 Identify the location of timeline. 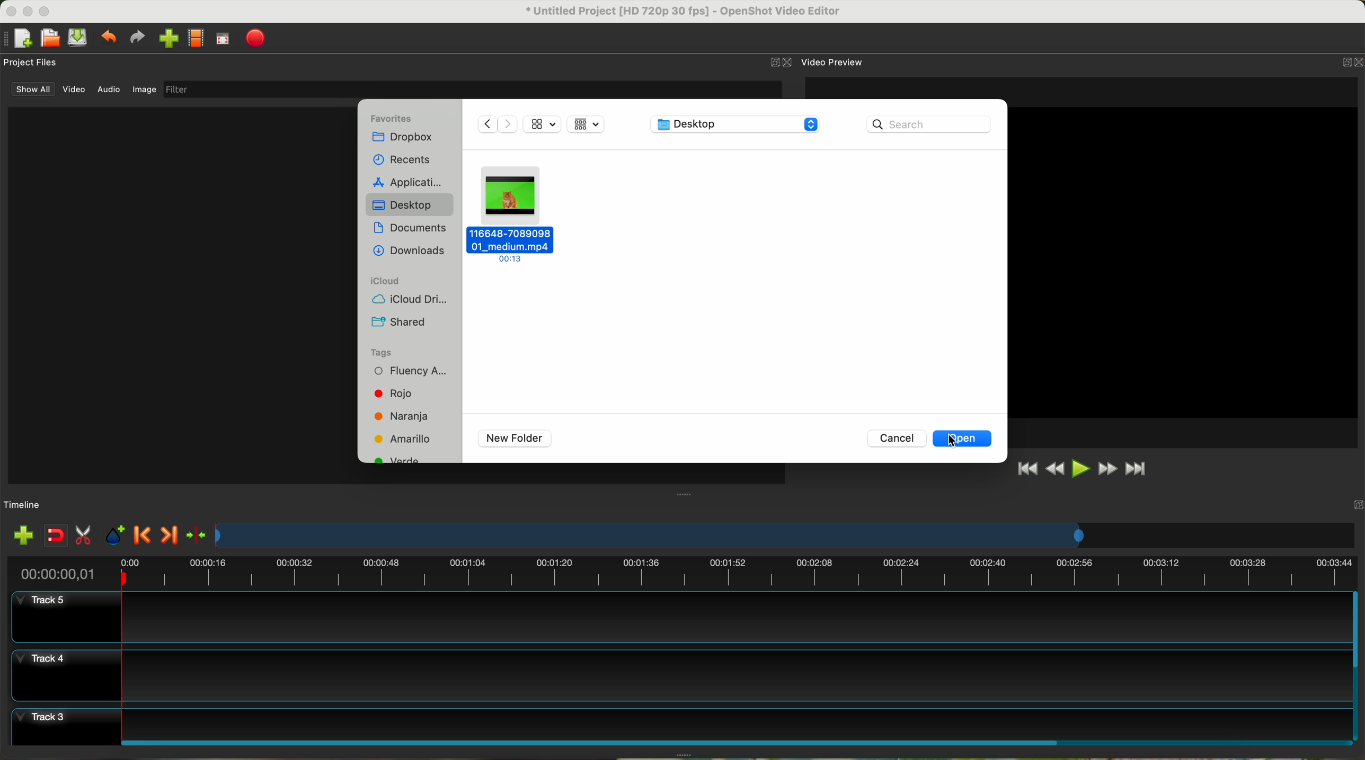
(681, 571).